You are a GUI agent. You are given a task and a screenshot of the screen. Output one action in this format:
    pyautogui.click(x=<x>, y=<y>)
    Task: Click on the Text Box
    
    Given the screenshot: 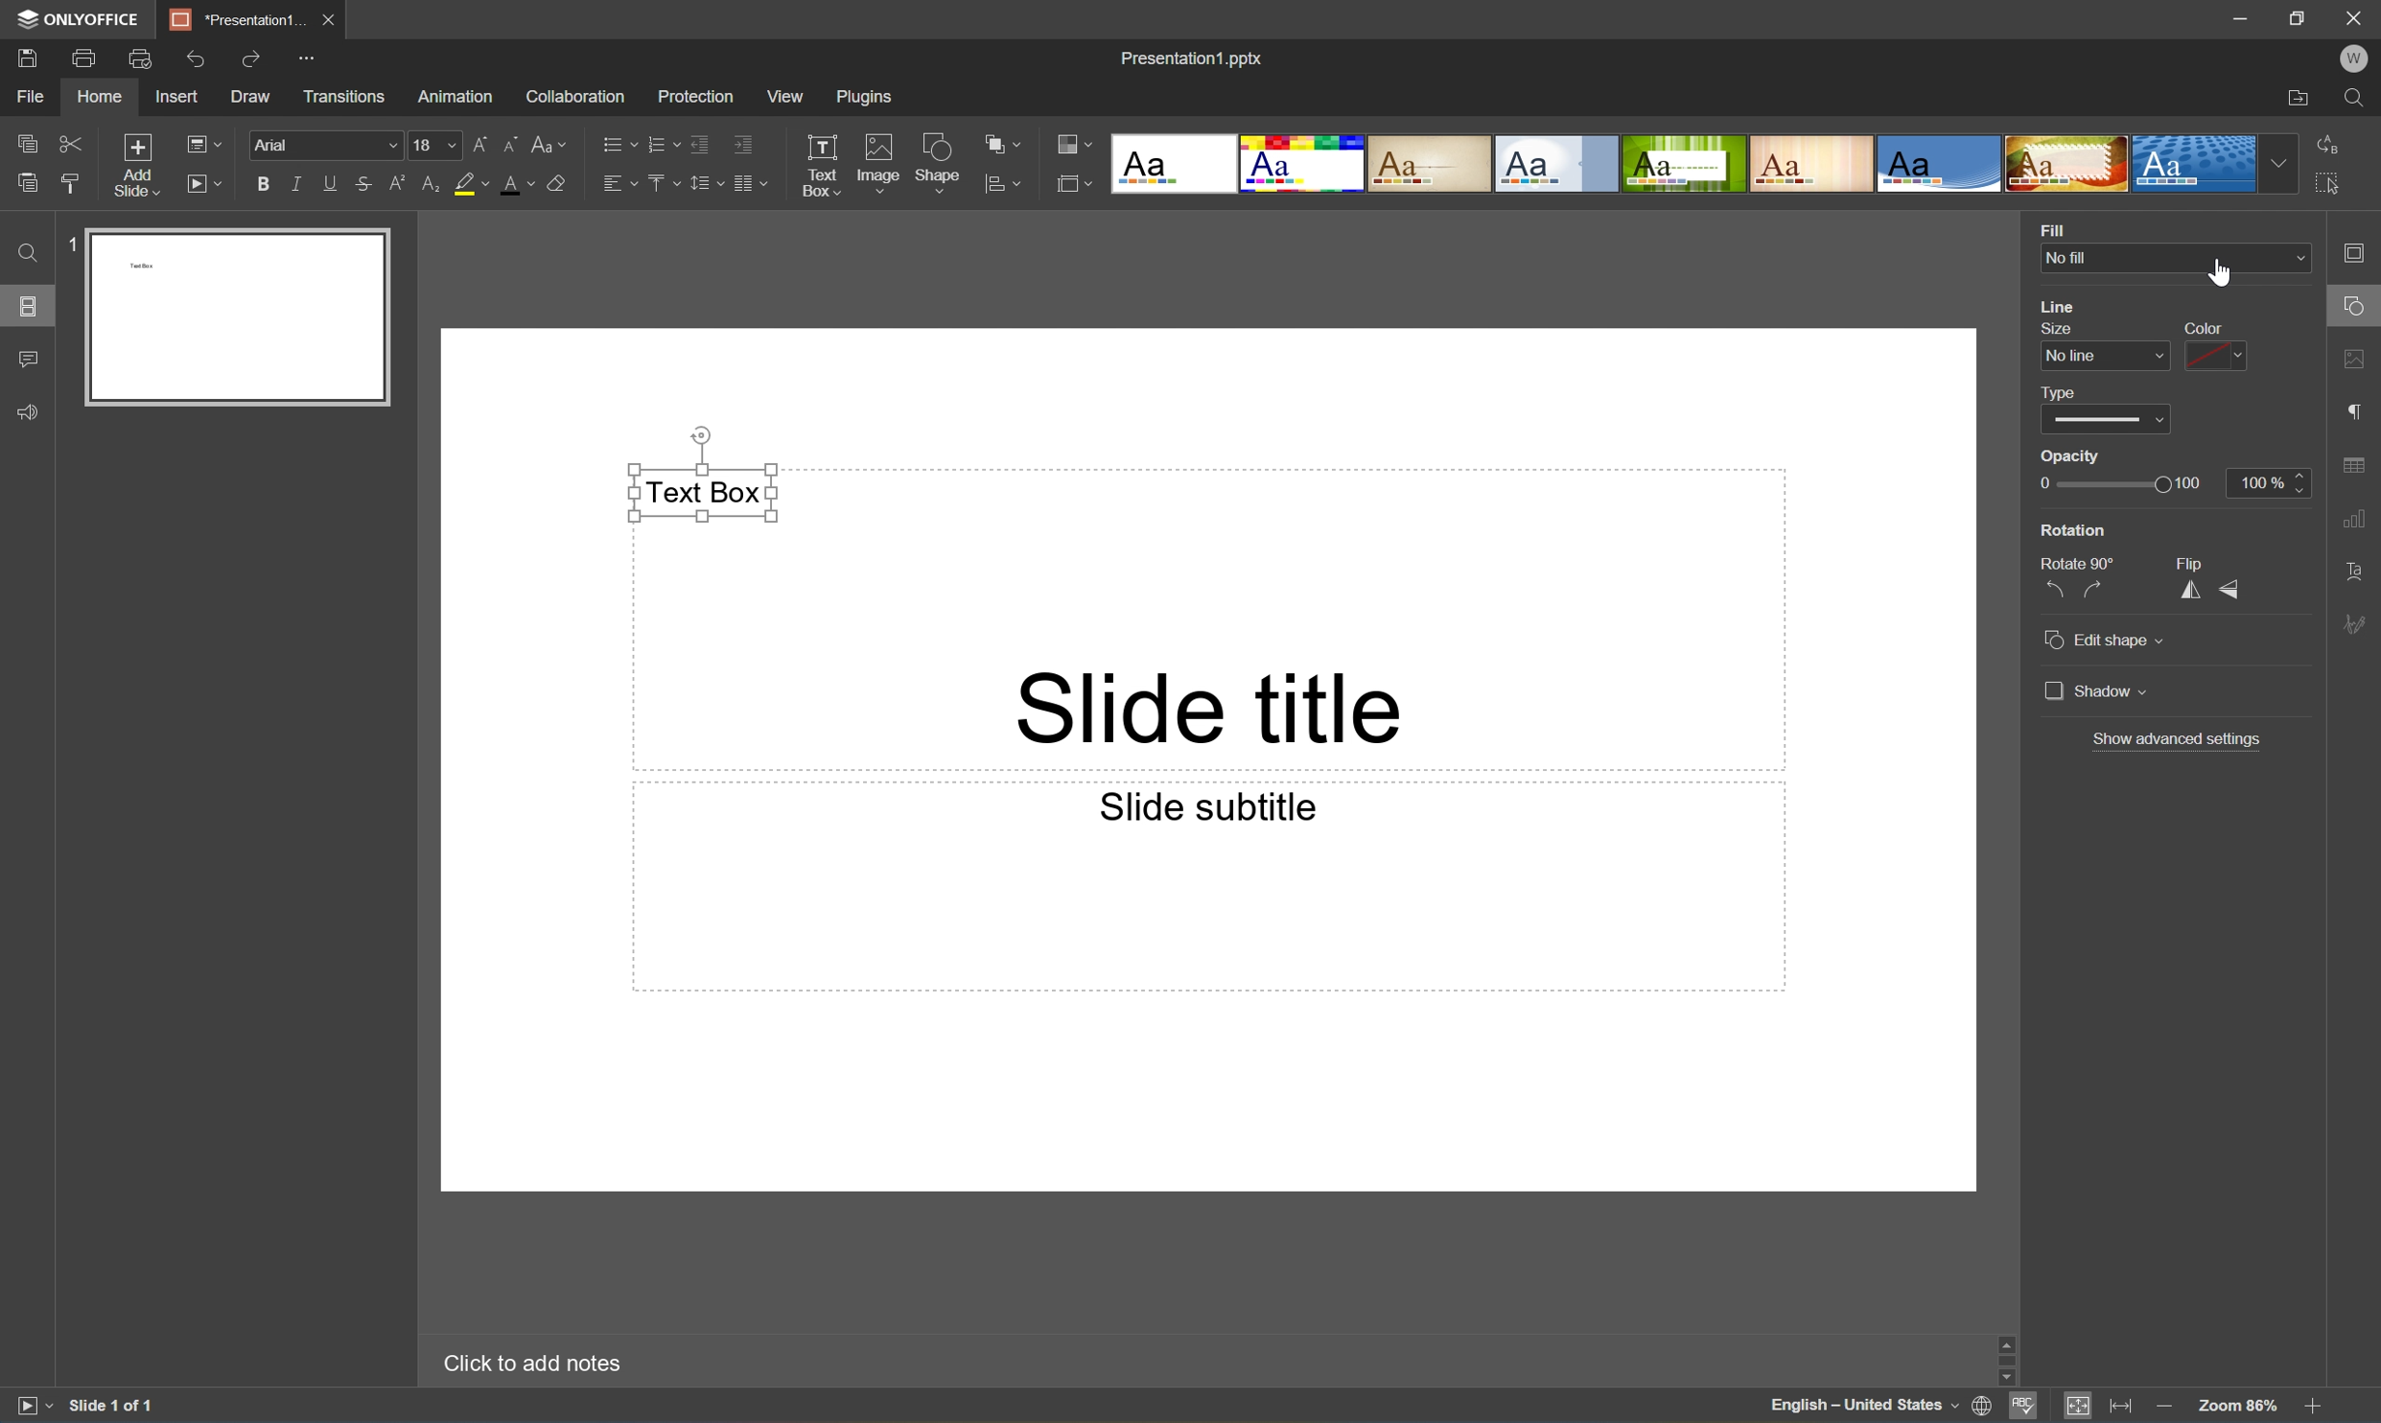 What is the action you would take?
    pyautogui.click(x=817, y=165)
    